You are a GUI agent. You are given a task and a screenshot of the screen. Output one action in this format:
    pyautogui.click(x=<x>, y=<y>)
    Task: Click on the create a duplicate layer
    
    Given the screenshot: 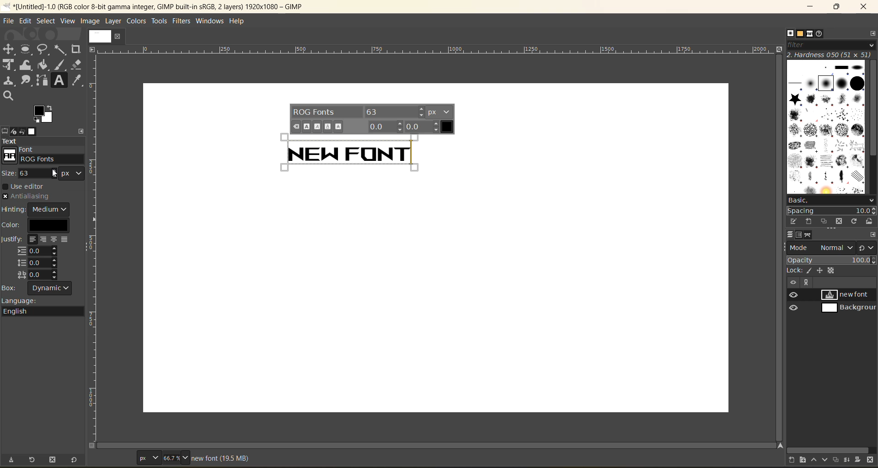 What is the action you would take?
    pyautogui.click(x=839, y=459)
    